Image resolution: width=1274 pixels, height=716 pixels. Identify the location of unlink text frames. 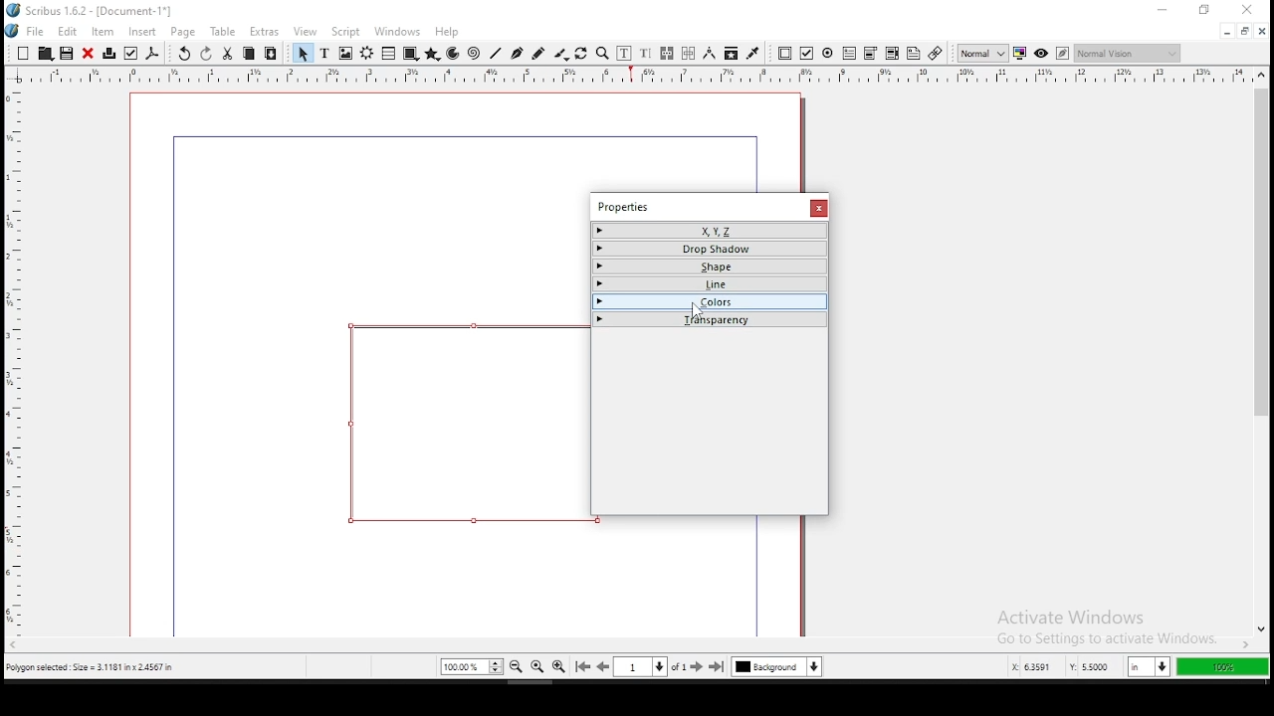
(690, 54).